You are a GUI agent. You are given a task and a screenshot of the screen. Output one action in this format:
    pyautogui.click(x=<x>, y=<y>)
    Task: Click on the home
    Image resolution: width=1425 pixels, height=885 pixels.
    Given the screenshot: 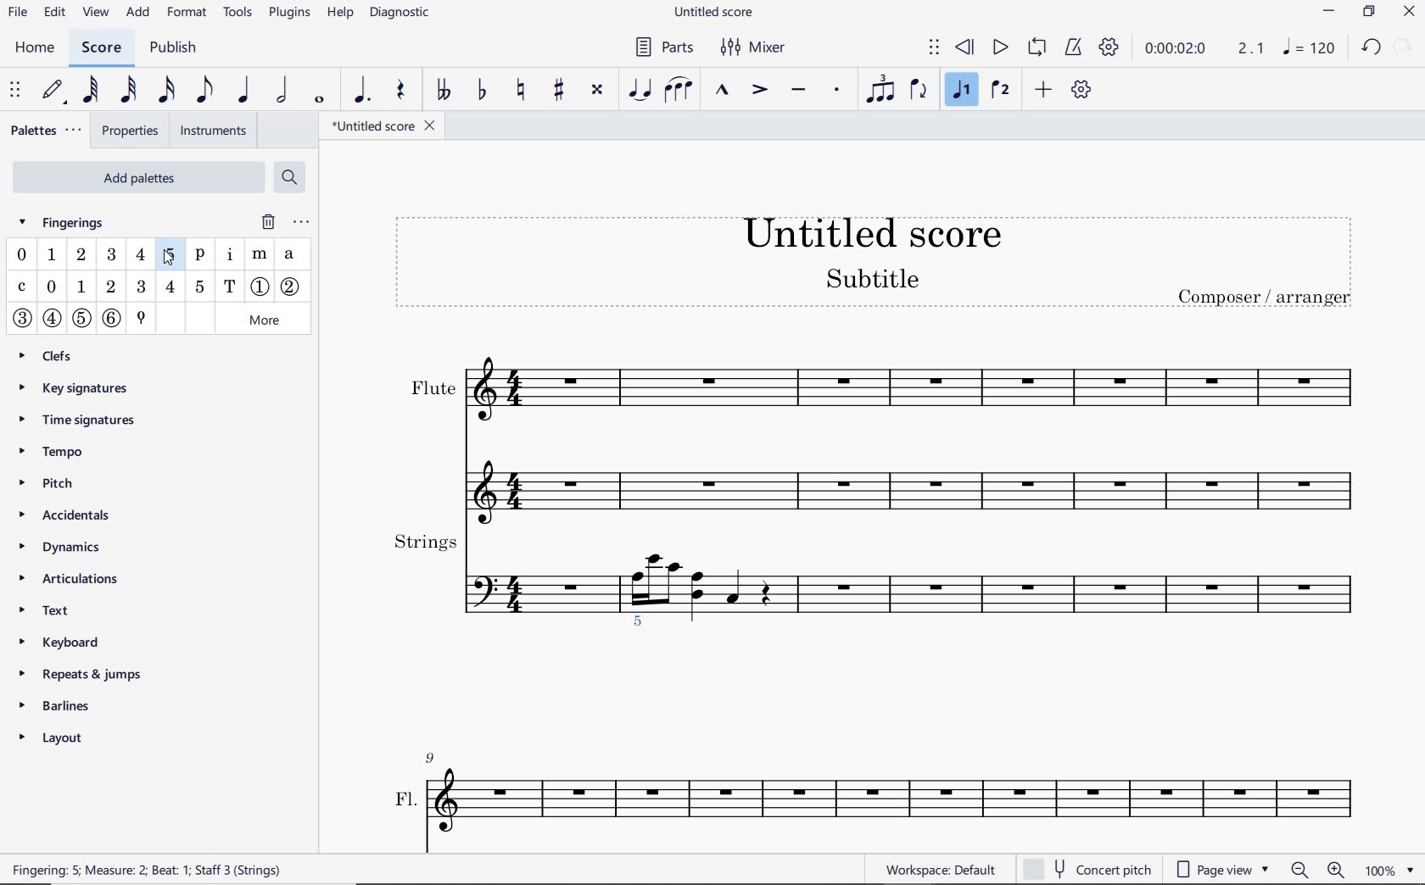 What is the action you would take?
    pyautogui.click(x=34, y=47)
    